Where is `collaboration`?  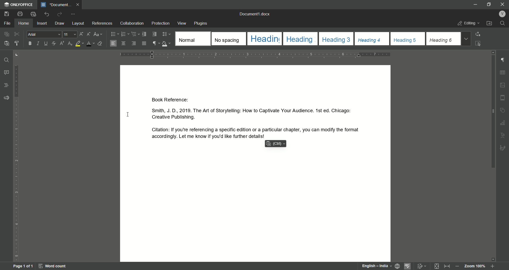 collaboration is located at coordinates (133, 23).